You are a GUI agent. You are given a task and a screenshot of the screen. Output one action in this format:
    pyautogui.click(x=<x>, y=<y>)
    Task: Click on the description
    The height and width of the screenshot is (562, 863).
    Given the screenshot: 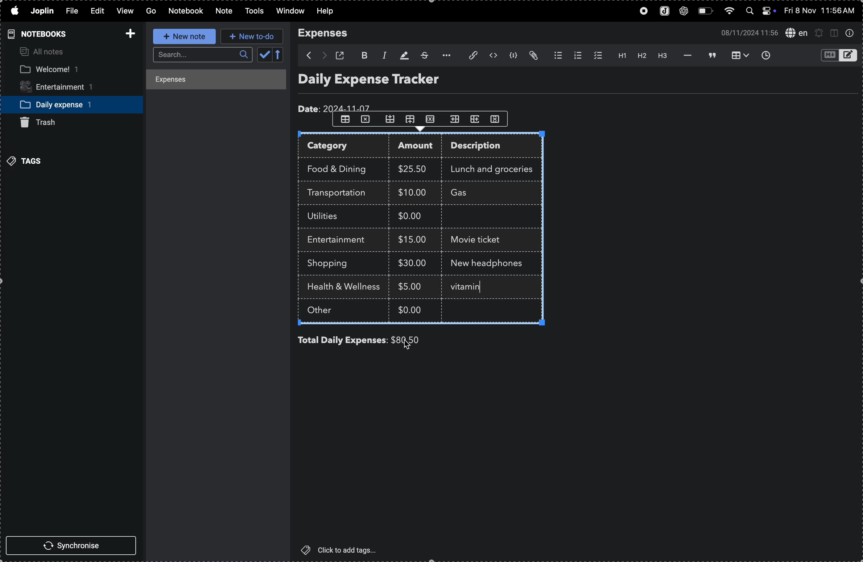 What is the action you would take?
    pyautogui.click(x=483, y=147)
    